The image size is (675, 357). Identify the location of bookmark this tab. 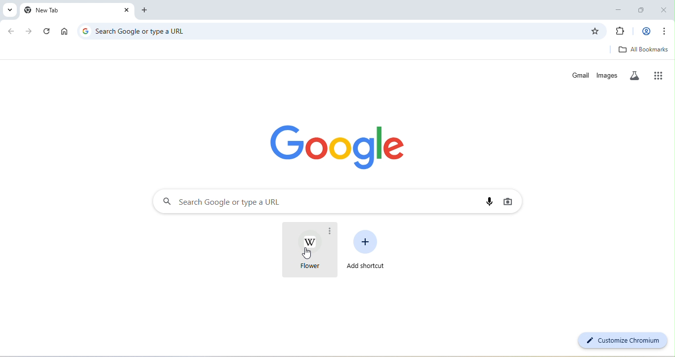
(595, 31).